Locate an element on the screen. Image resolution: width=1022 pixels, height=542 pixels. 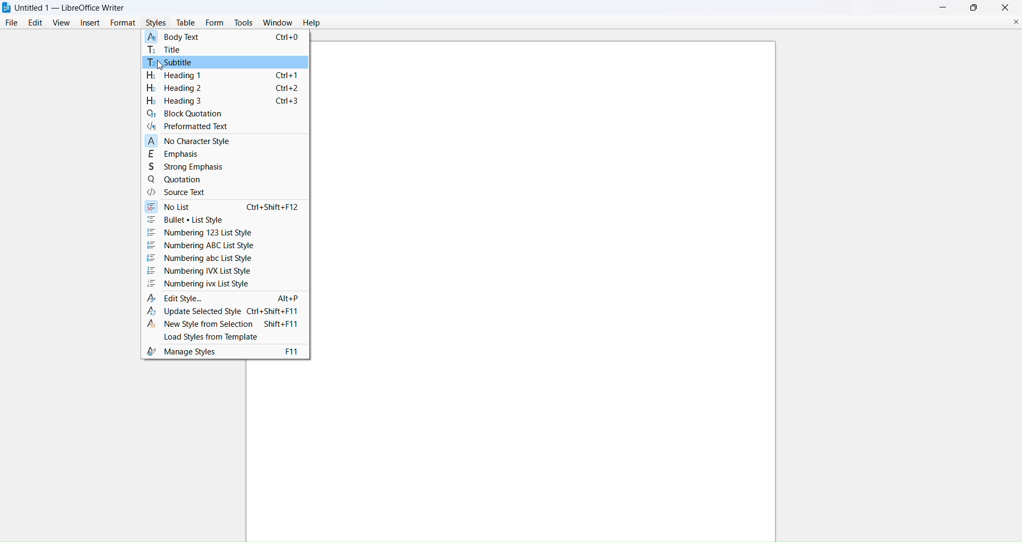
no list             Ctrl+Shift+F12 is located at coordinates (225, 208).